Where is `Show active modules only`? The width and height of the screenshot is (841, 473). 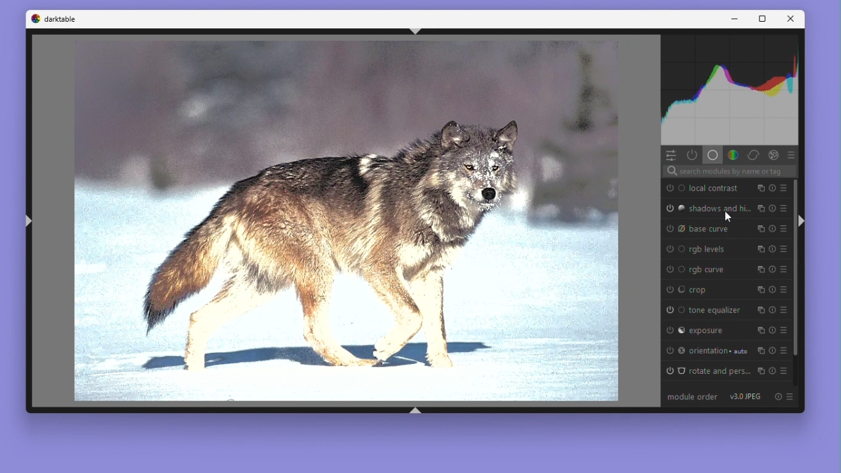 Show active modules only is located at coordinates (692, 154).